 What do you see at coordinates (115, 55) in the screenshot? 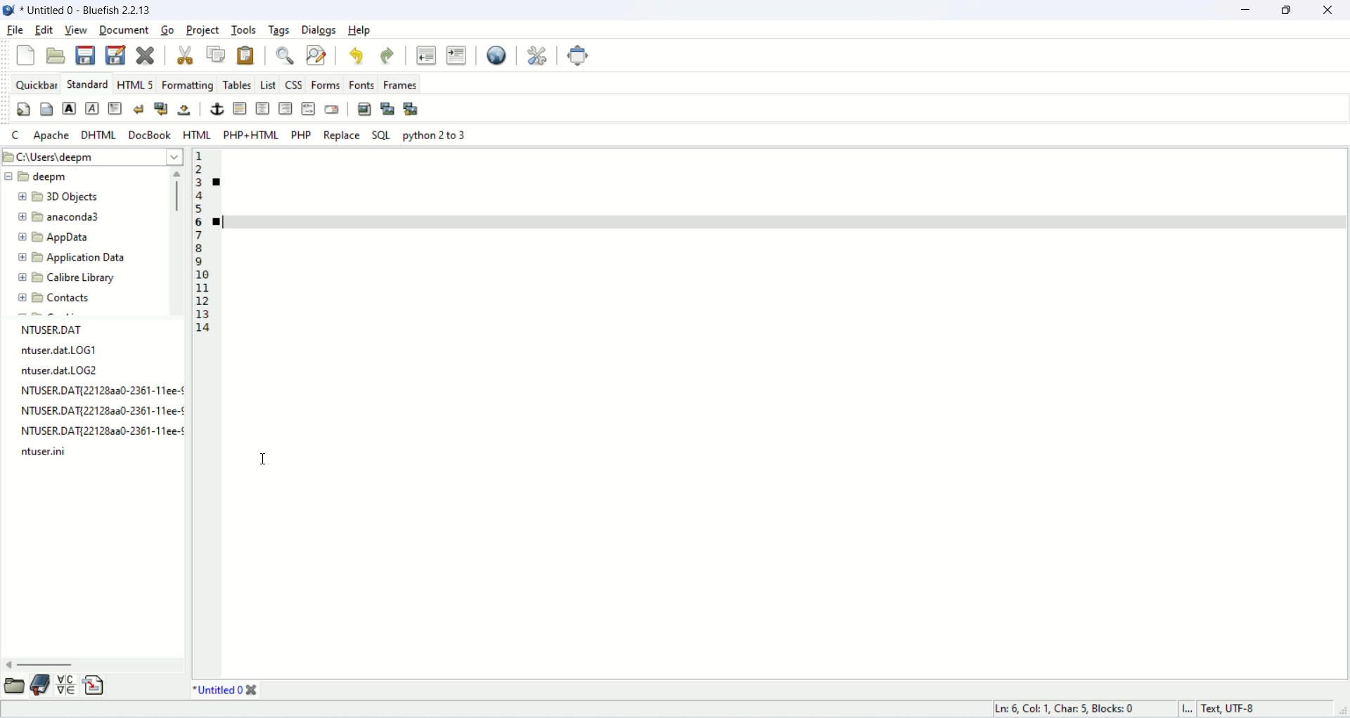
I see `save as` at bounding box center [115, 55].